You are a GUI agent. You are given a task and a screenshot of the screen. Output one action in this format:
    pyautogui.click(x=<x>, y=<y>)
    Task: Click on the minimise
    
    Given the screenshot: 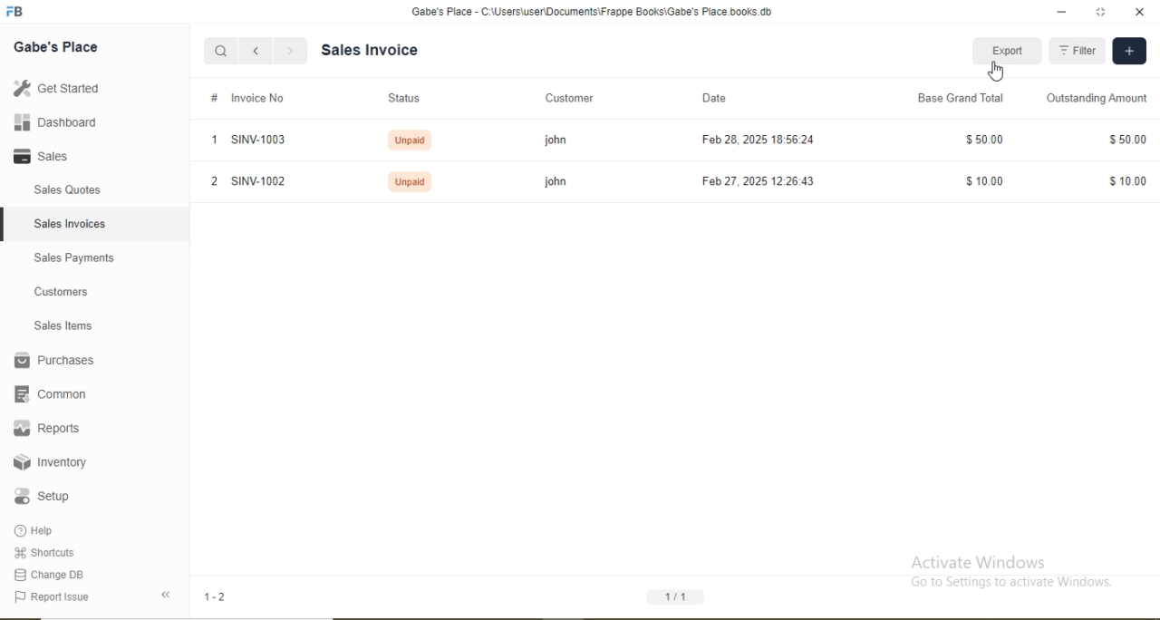 What is the action you would take?
    pyautogui.click(x=1061, y=11)
    